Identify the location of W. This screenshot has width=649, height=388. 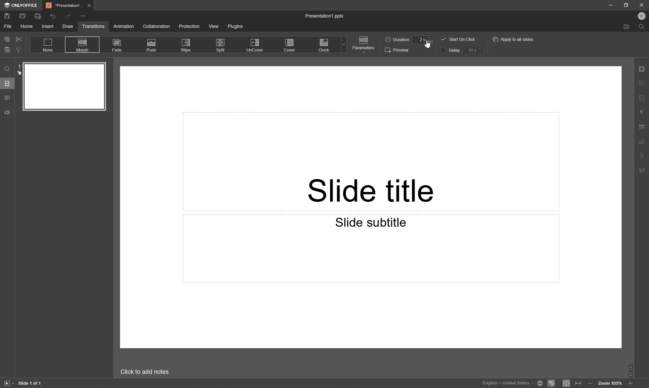
(642, 16).